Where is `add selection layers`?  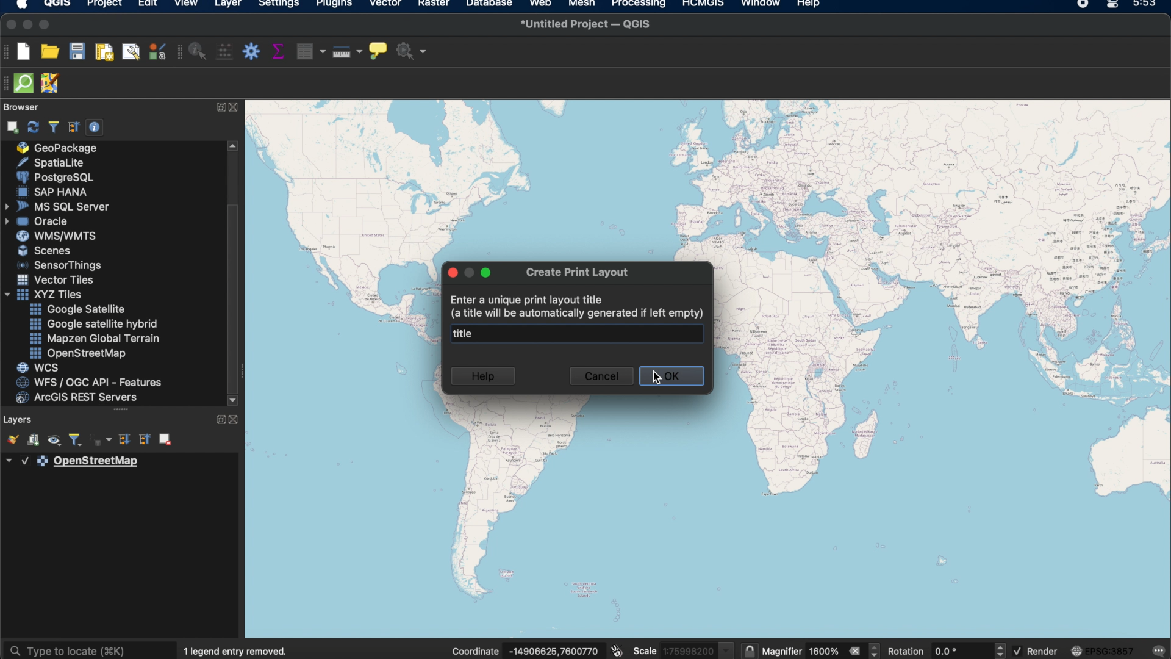 add selection layers is located at coordinates (10, 127).